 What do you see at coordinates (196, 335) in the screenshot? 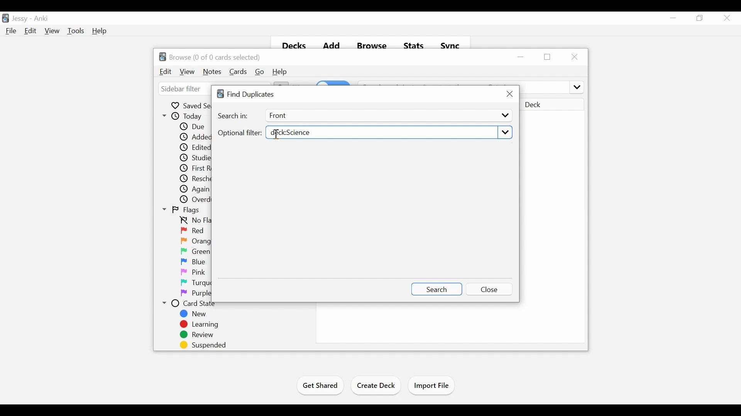
I see `Review` at bounding box center [196, 335].